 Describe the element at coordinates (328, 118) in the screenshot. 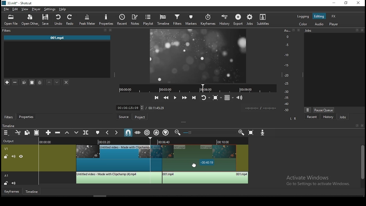

I see `history` at that location.